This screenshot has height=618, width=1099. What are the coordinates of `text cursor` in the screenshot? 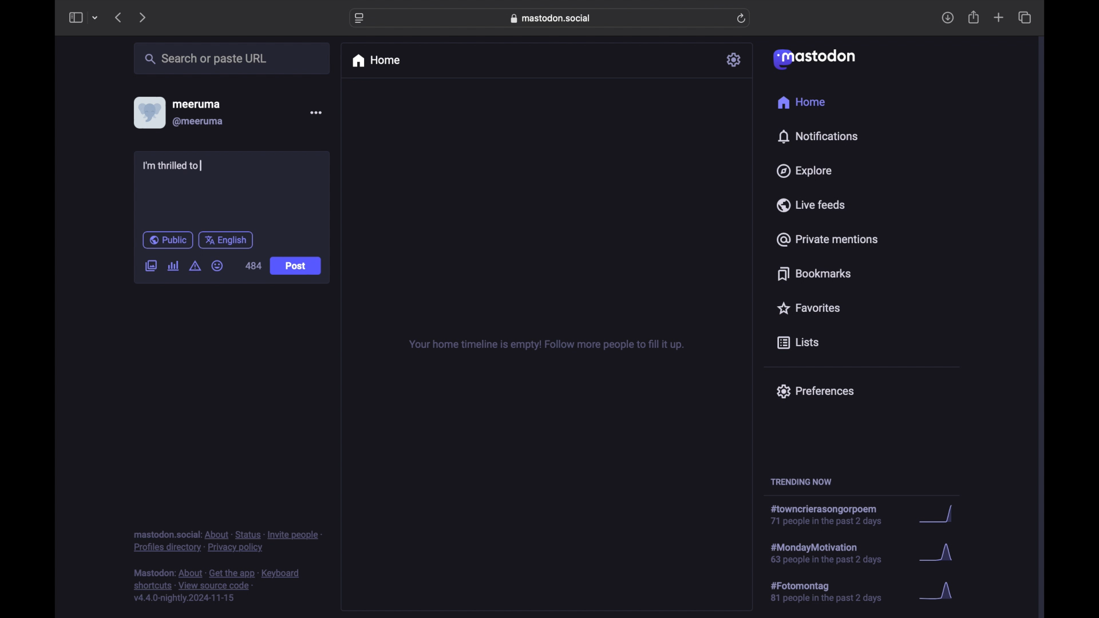 It's located at (201, 165).